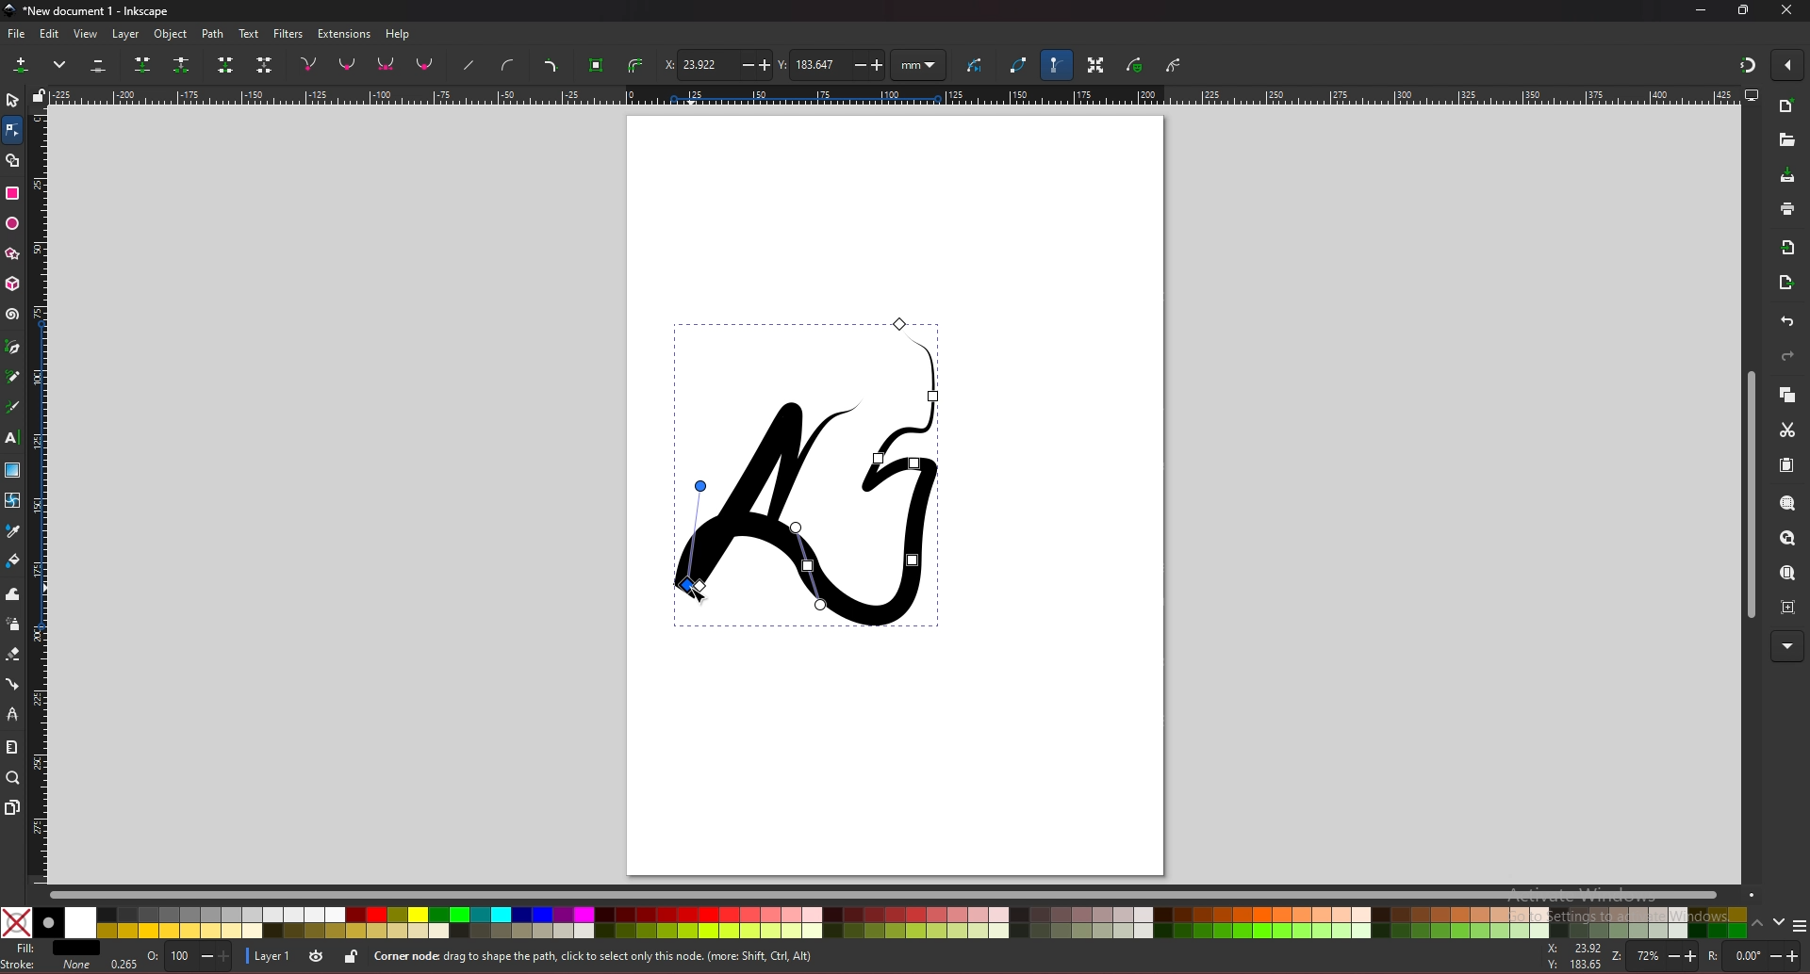  Describe the element at coordinates (642, 955) in the screenshot. I see `info` at that location.